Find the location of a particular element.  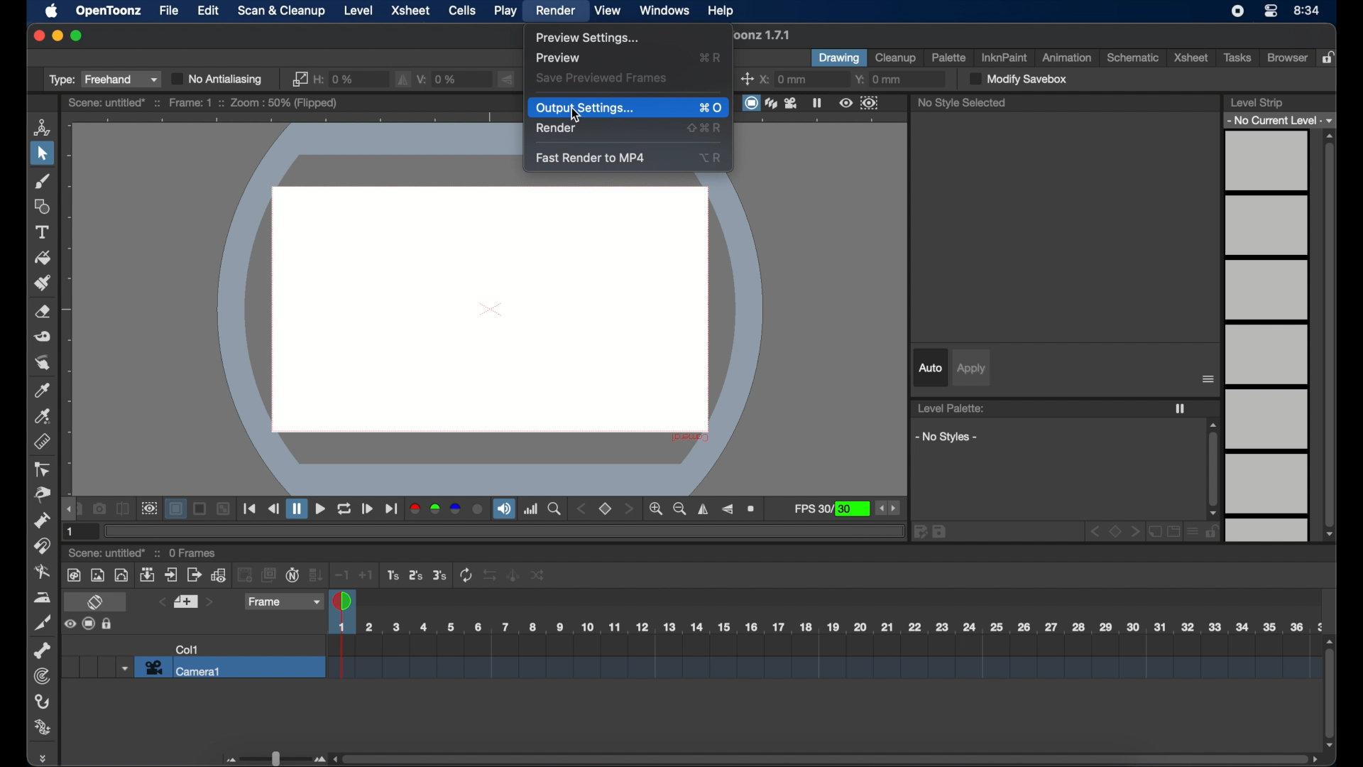

 is located at coordinates (920, 532).